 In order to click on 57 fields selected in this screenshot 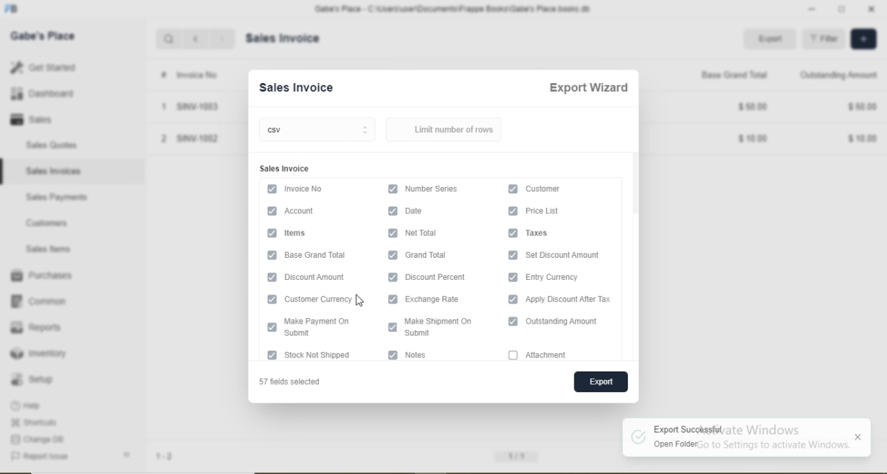, I will do `click(296, 383)`.